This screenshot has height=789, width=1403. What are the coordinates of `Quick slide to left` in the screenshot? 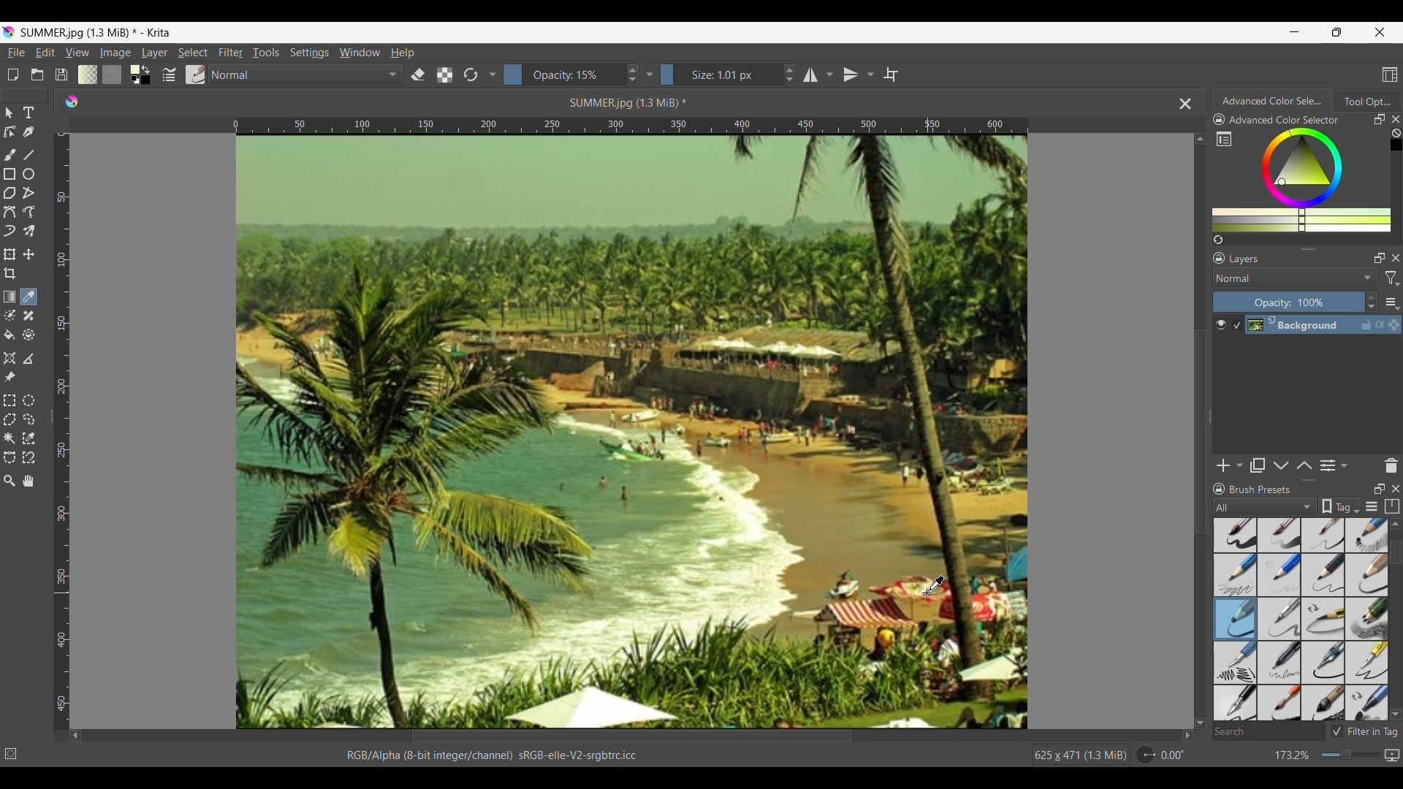 It's located at (75, 736).